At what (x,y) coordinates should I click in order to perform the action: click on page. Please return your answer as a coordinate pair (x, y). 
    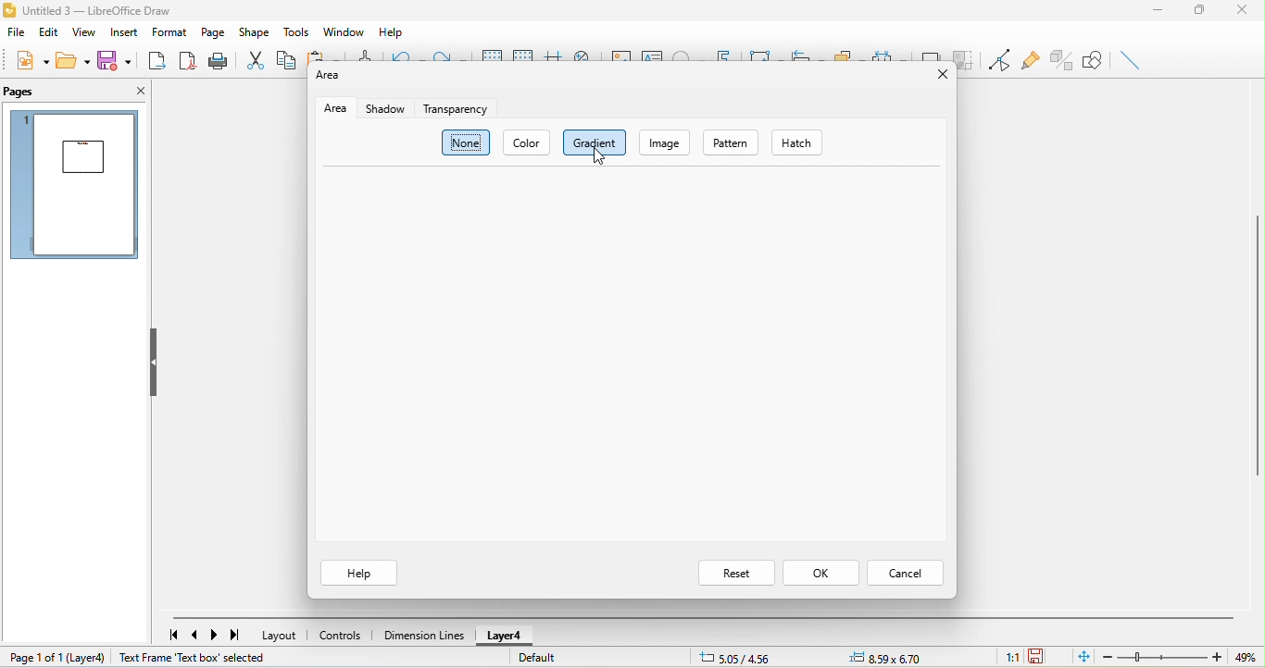
    Looking at the image, I should click on (211, 31).